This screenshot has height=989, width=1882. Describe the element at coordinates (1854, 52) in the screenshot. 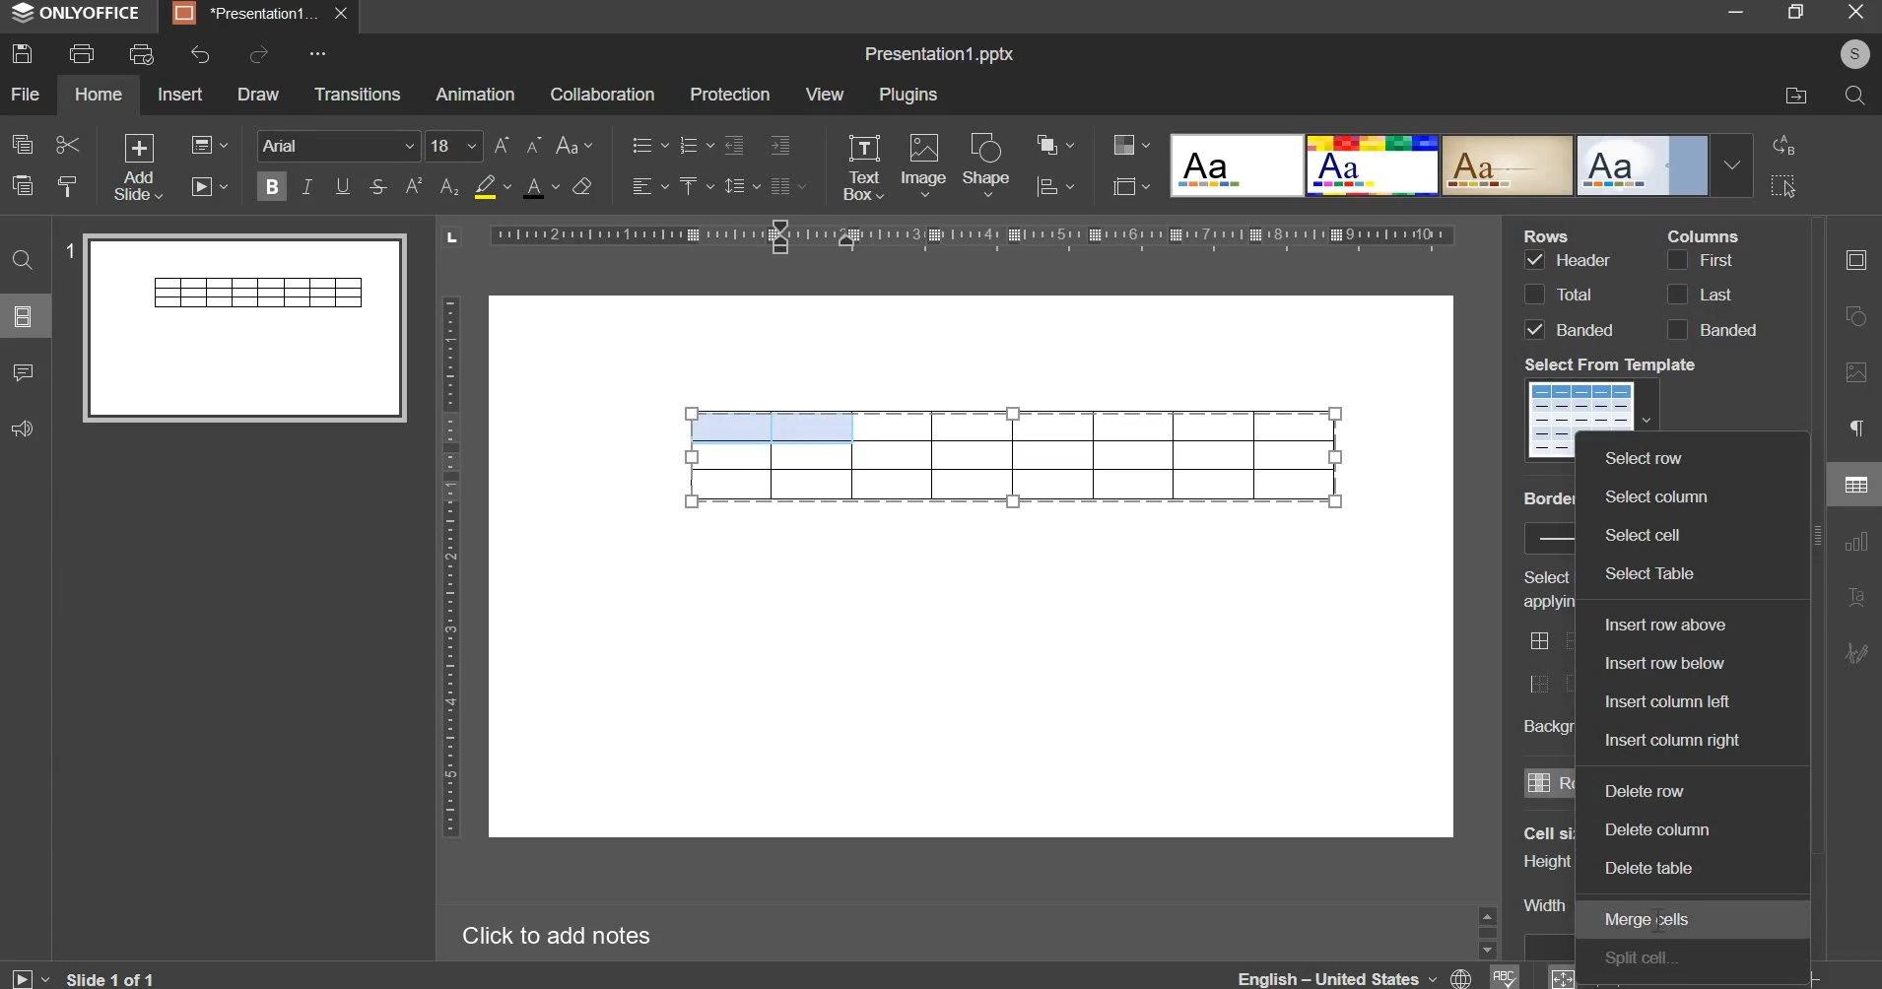

I see `User's account` at that location.